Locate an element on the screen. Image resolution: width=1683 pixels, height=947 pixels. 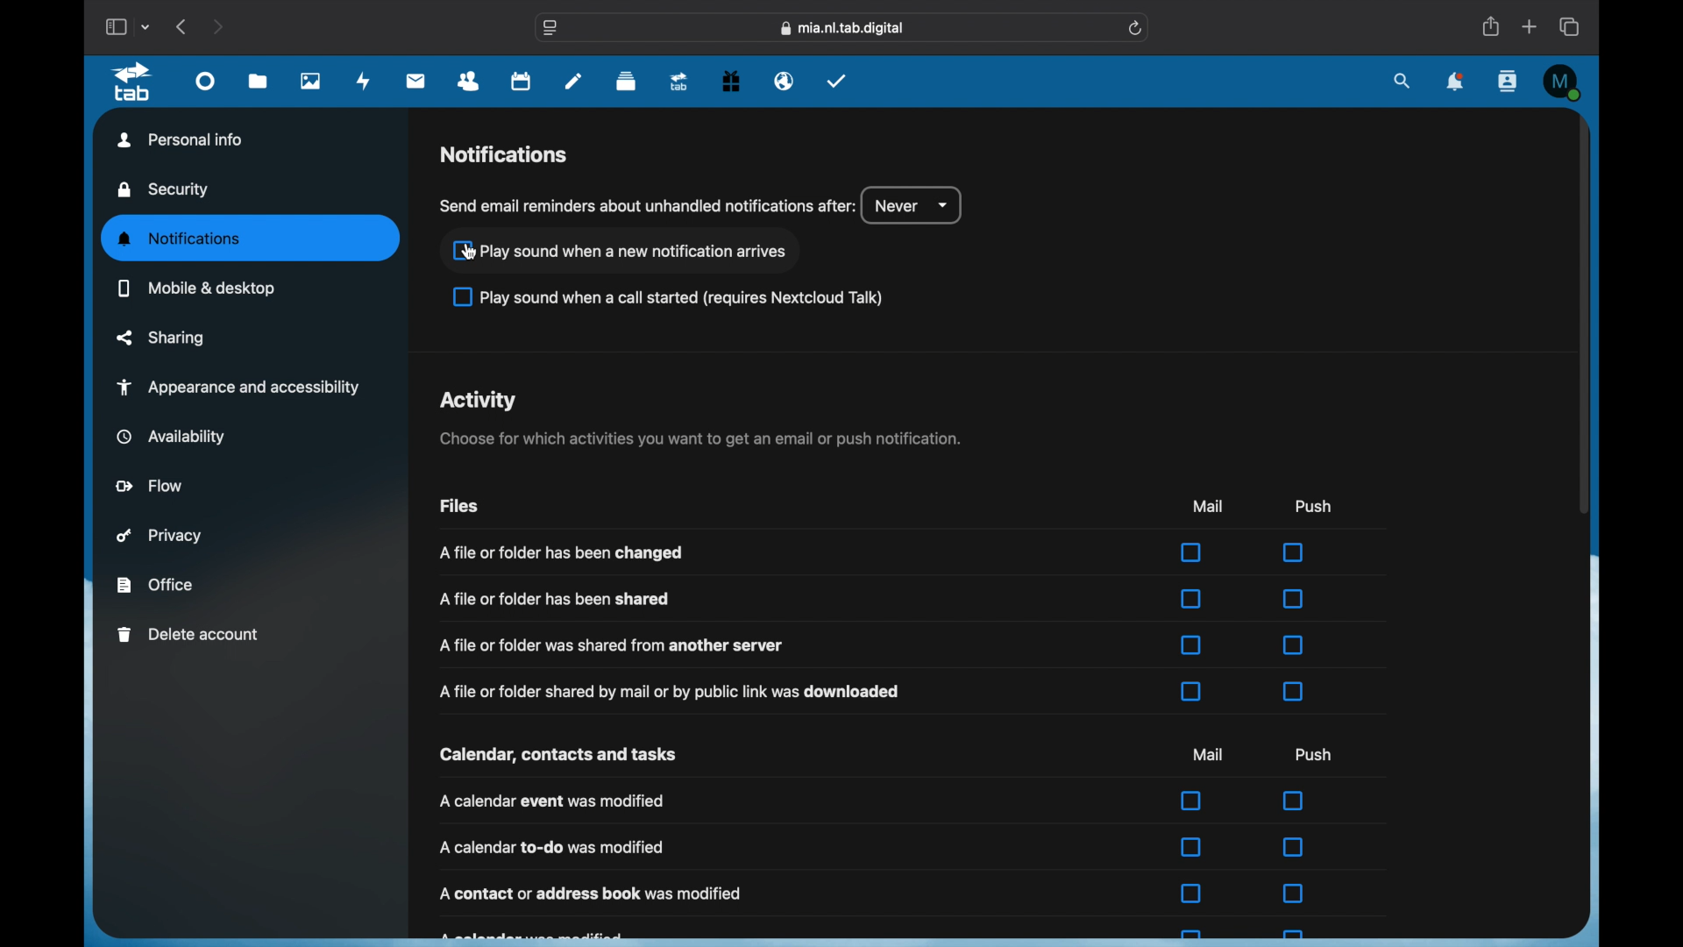
checkbox is located at coordinates (1192, 893).